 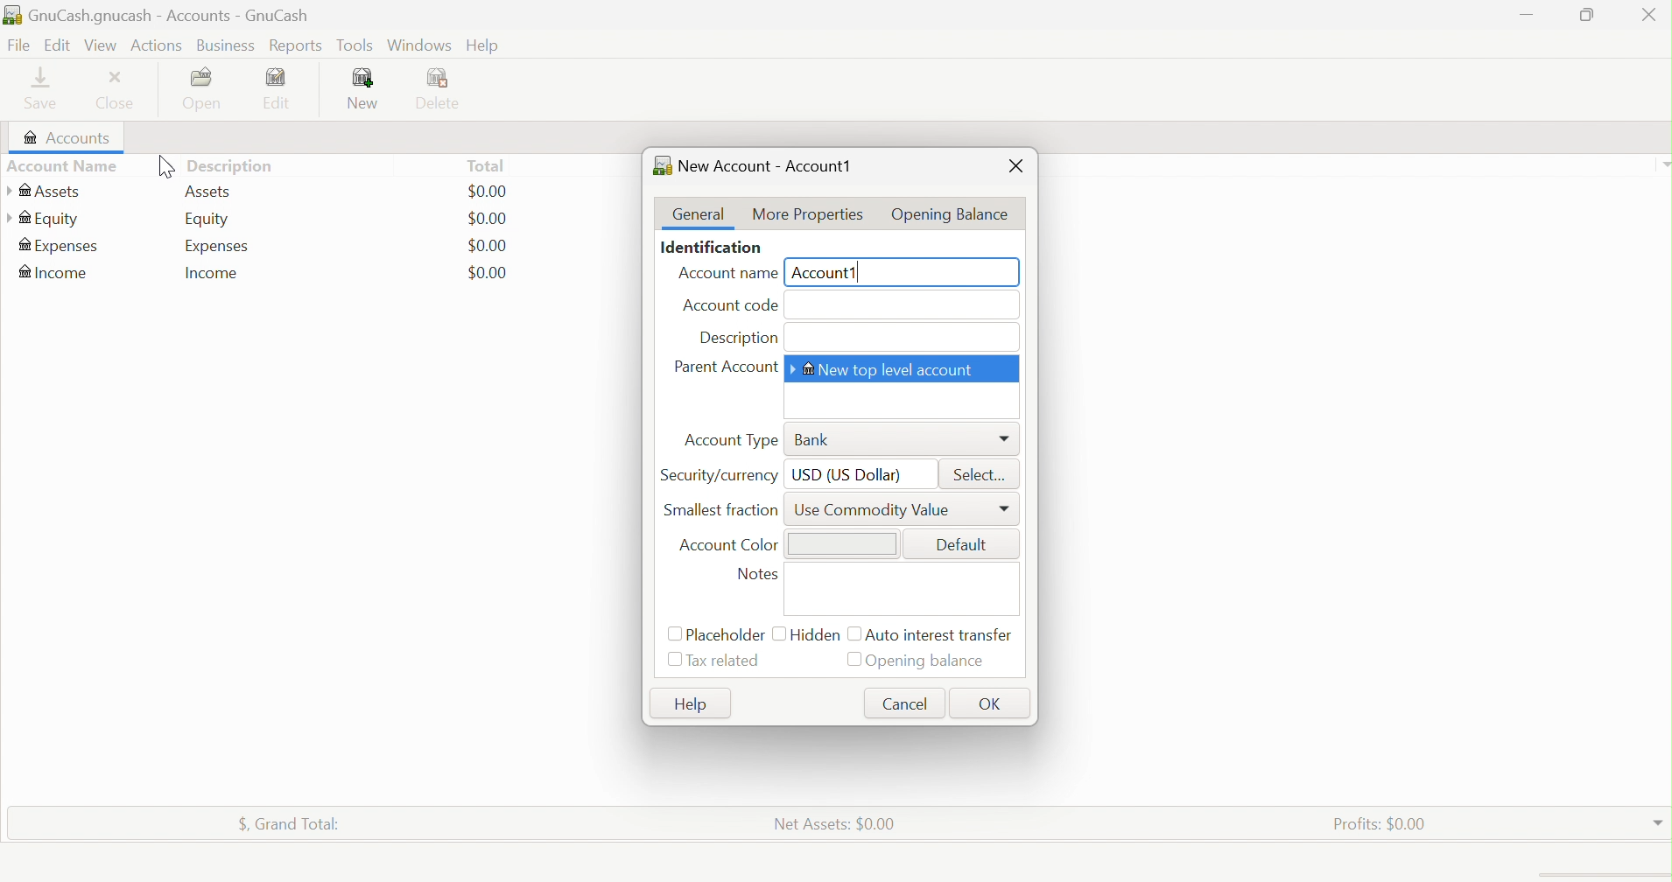 What do you see at coordinates (239, 165) in the screenshot?
I see `Description` at bounding box center [239, 165].